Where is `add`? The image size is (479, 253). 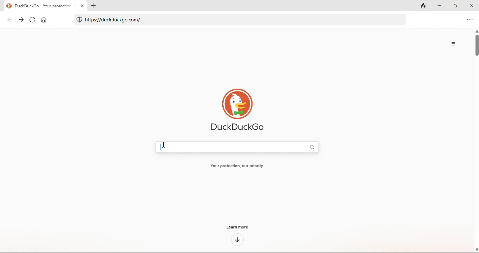
add is located at coordinates (96, 6).